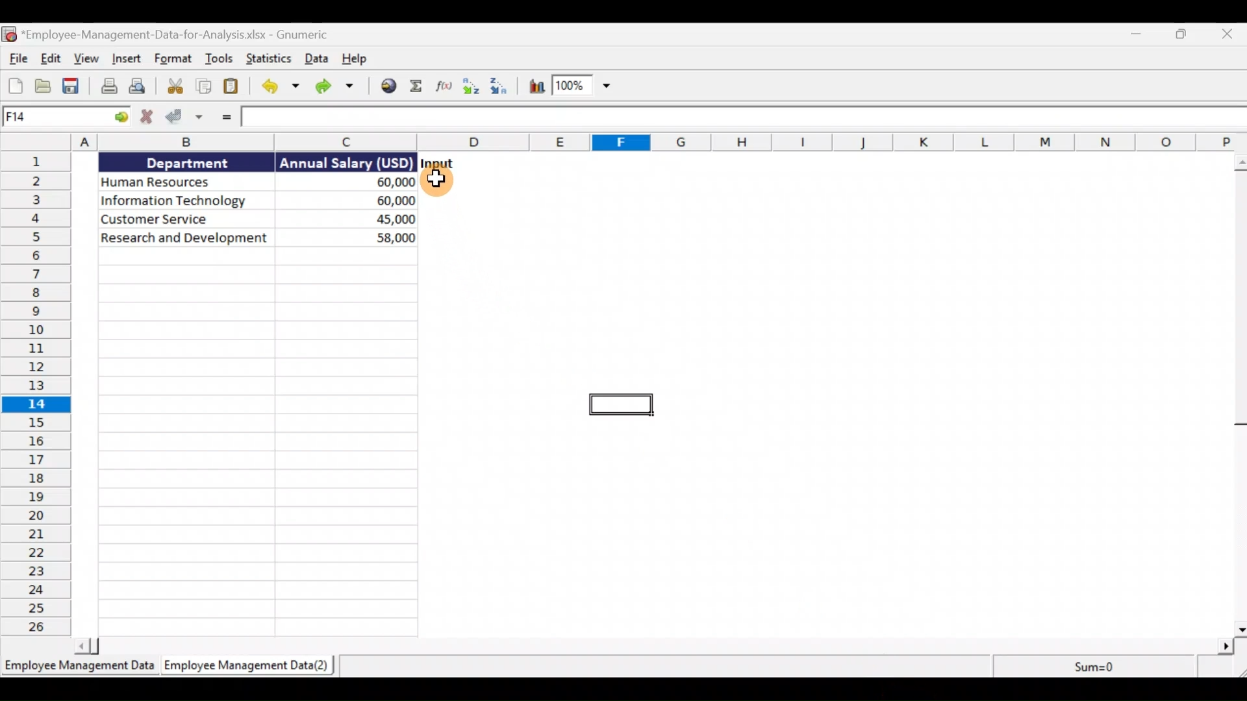  Describe the element at coordinates (622, 404) in the screenshot. I see `selected cell` at that location.